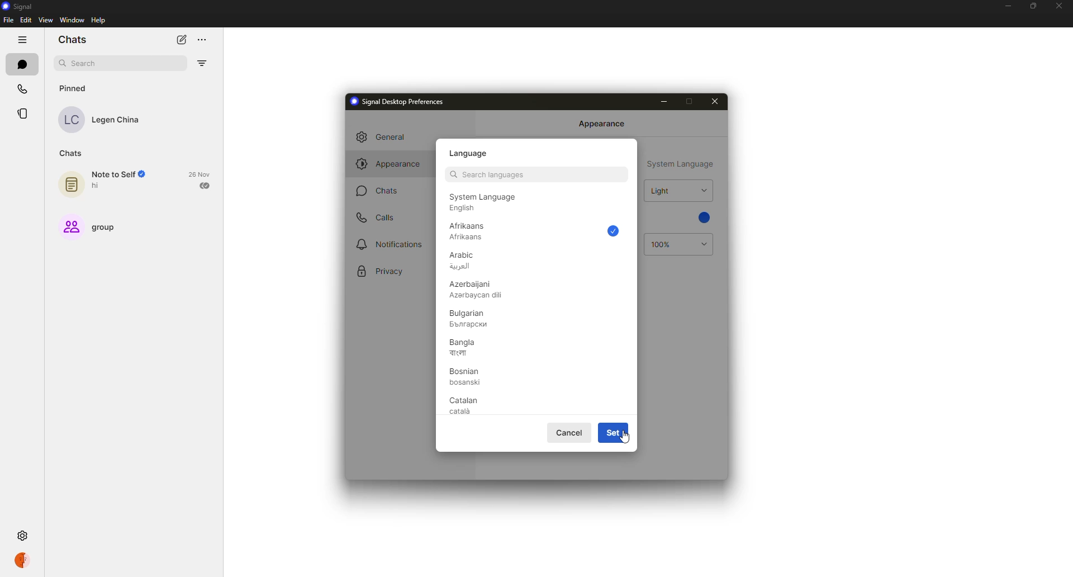  I want to click on minimize, so click(662, 101).